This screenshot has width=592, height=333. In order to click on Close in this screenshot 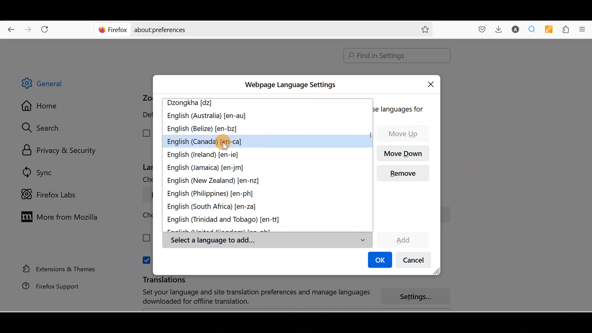, I will do `click(432, 83)`.